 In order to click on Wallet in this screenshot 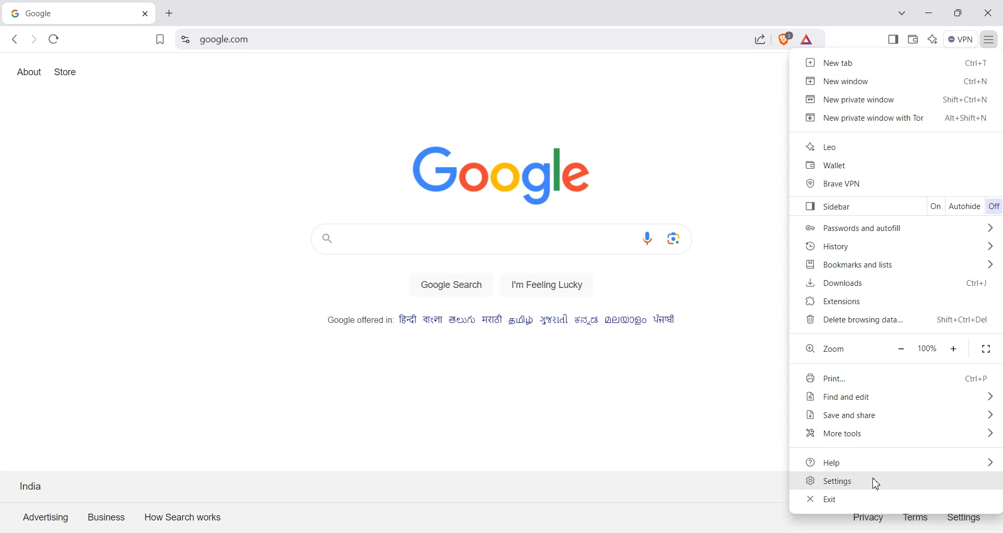, I will do `click(900, 165)`.